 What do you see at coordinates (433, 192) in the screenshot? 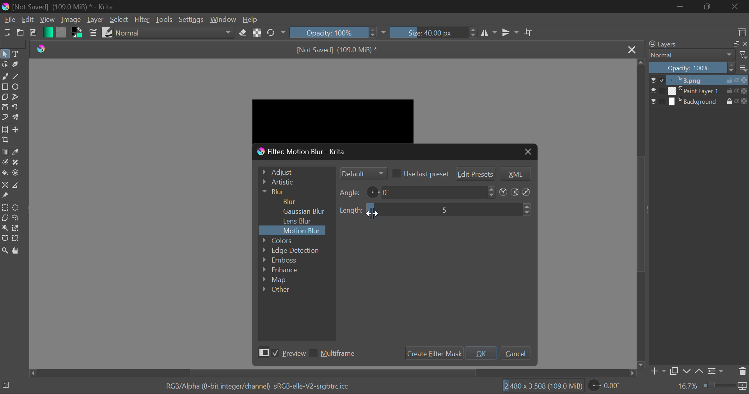
I see `0 degree` at bounding box center [433, 192].